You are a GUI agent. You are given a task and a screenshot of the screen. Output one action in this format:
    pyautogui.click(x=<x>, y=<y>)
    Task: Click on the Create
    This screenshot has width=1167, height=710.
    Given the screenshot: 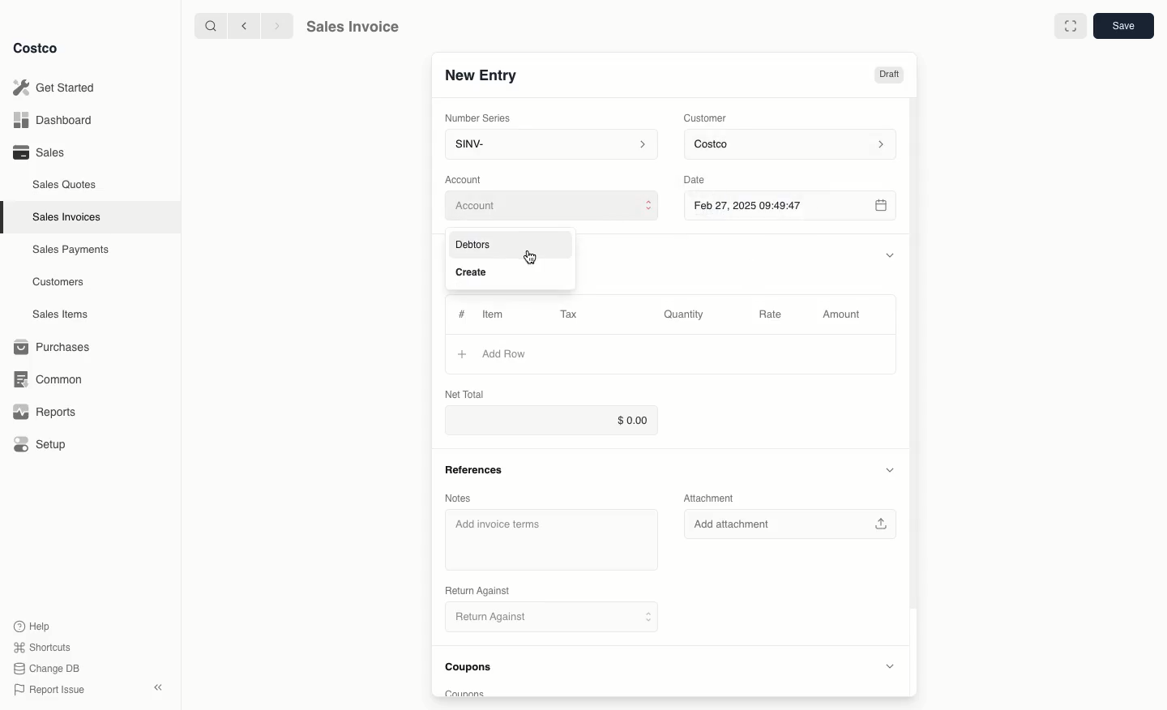 What is the action you would take?
    pyautogui.click(x=472, y=272)
    